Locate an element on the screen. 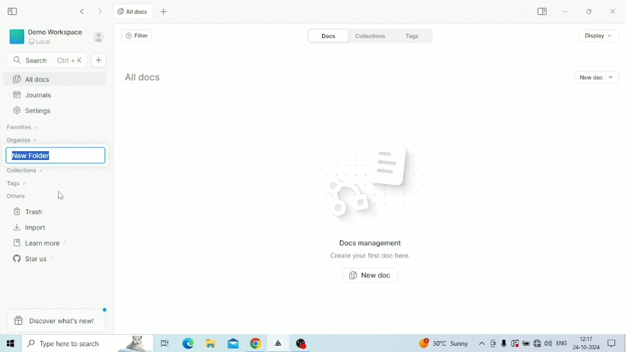 The height and width of the screenshot is (352, 626). Tags is located at coordinates (418, 36).